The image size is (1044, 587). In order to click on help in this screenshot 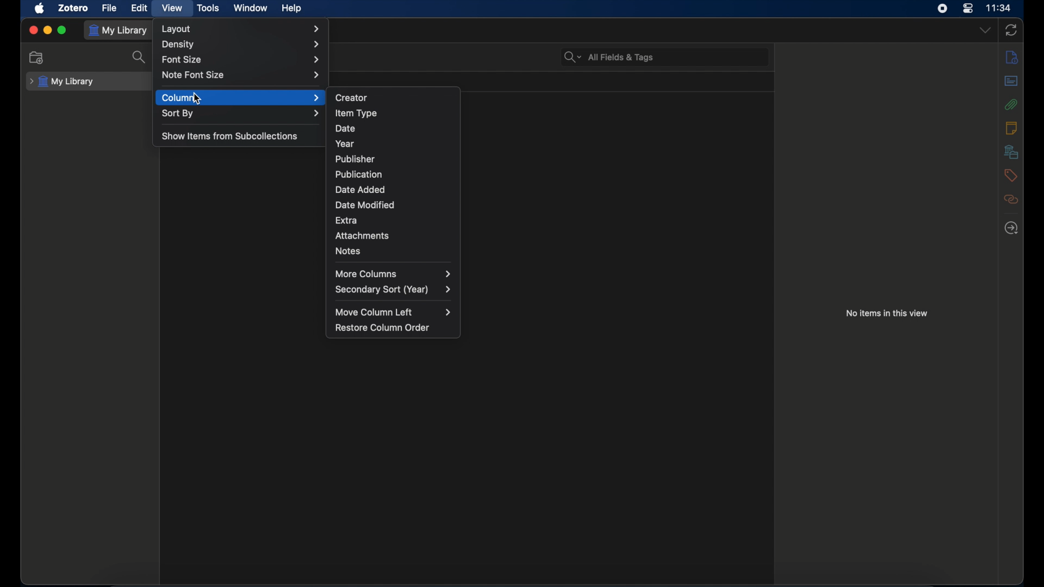, I will do `click(291, 8)`.